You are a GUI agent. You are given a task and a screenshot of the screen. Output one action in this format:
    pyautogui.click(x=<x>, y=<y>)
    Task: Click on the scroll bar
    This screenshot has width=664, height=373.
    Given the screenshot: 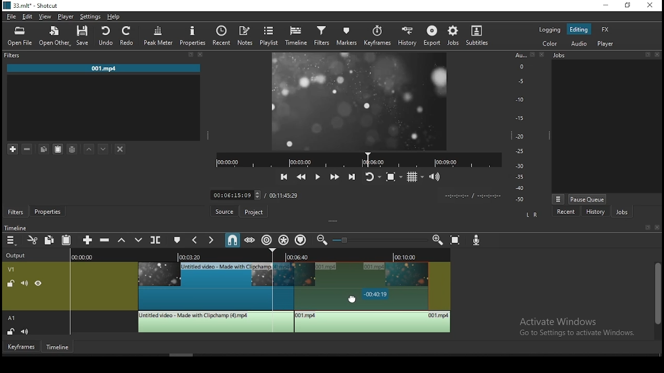 What is the action you would take?
    pyautogui.click(x=657, y=300)
    